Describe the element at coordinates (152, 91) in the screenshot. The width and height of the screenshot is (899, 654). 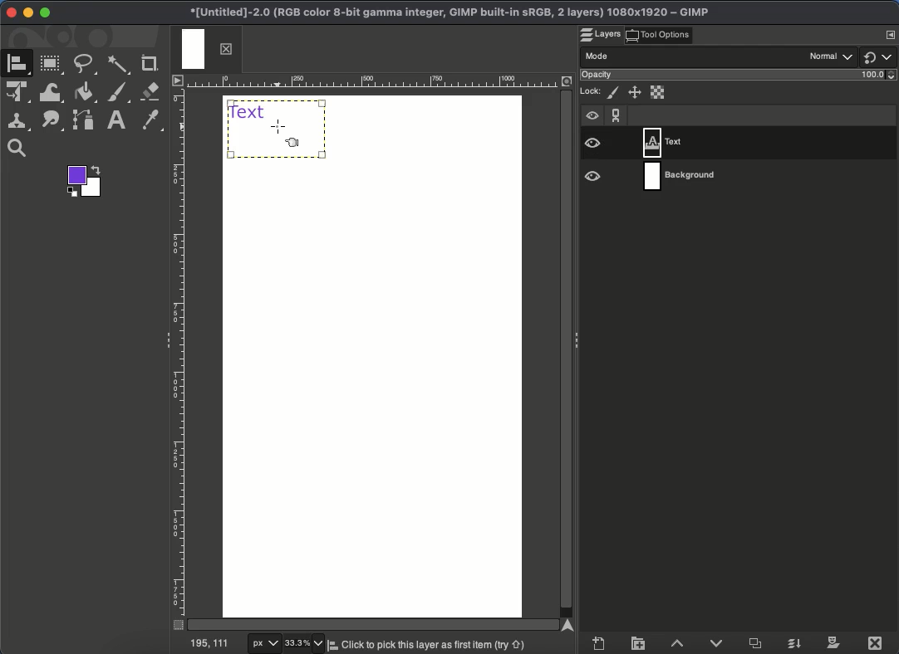
I see `Erase` at that location.